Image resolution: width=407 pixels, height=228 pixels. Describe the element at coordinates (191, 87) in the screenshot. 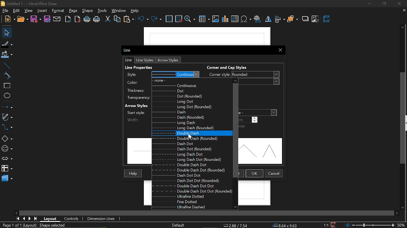

I see `Continuous` at that location.